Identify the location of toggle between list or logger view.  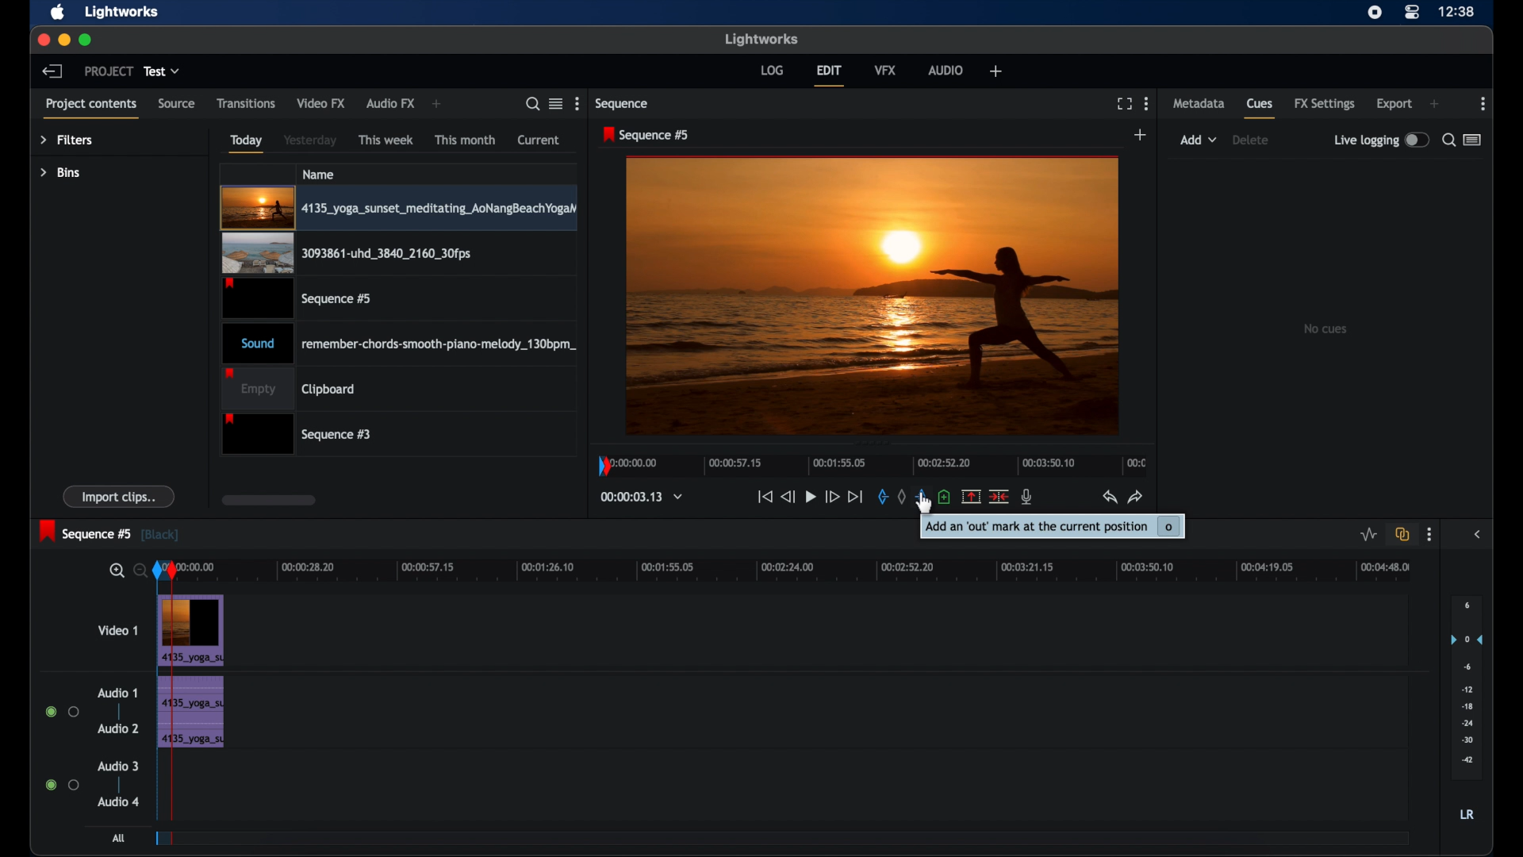
(1472, 140).